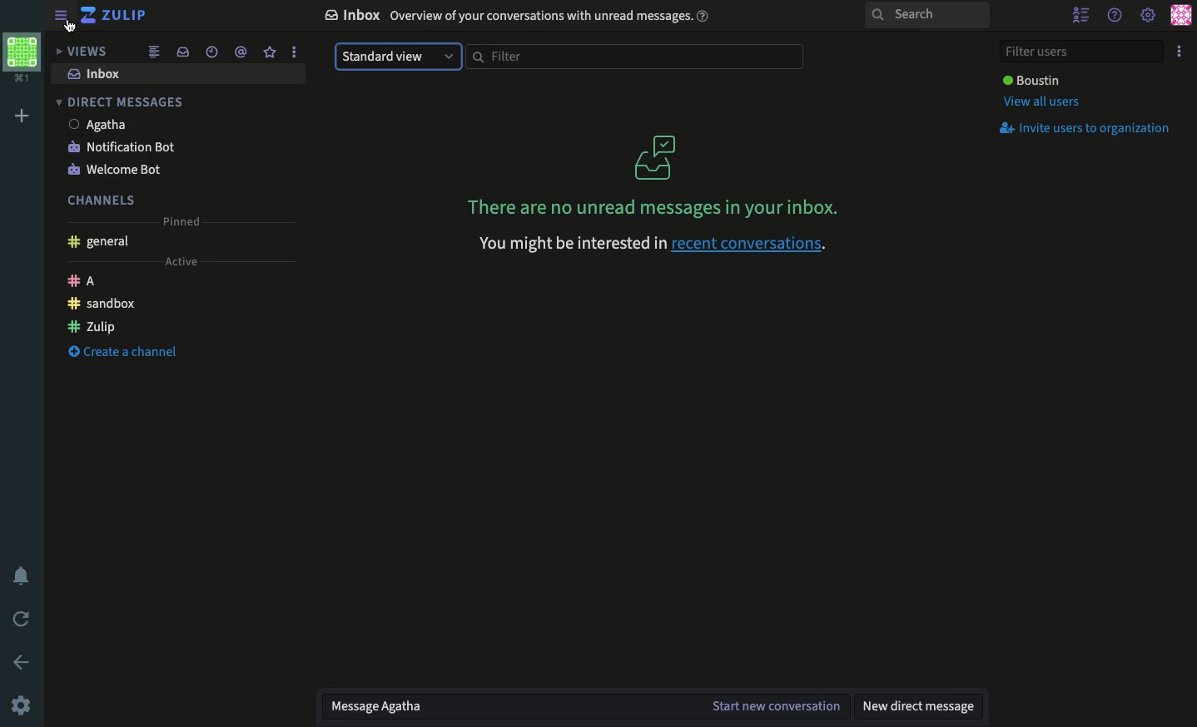  What do you see at coordinates (22, 705) in the screenshot?
I see `Settings` at bounding box center [22, 705].